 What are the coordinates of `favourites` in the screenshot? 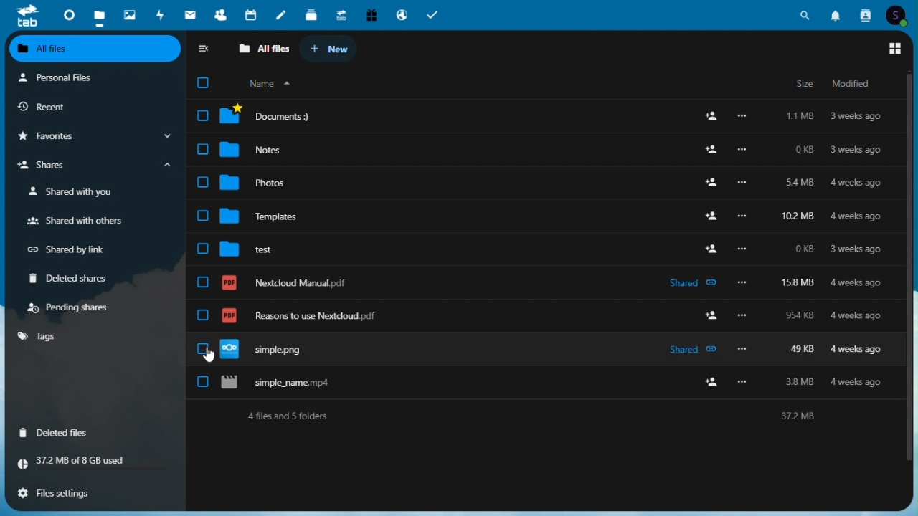 It's located at (93, 137).